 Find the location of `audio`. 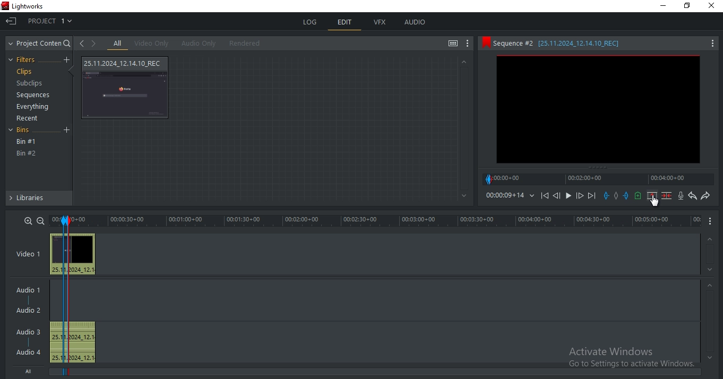

audio is located at coordinates (415, 23).